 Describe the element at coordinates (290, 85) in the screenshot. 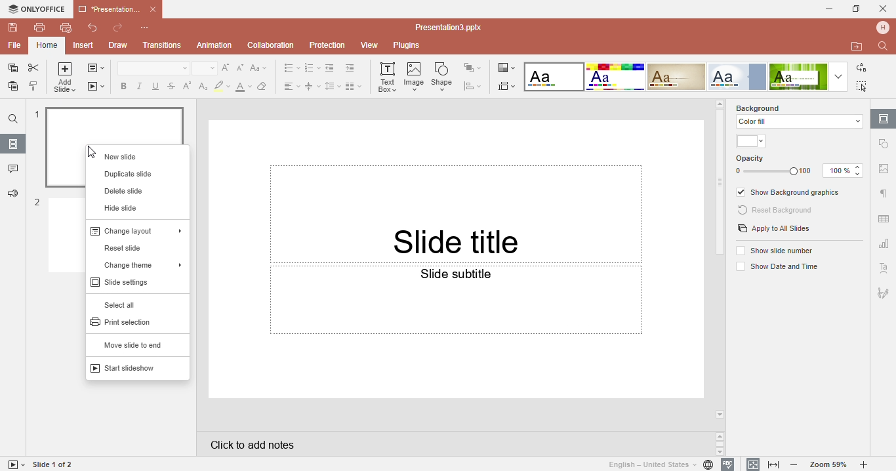

I see `Horizontal align` at that location.